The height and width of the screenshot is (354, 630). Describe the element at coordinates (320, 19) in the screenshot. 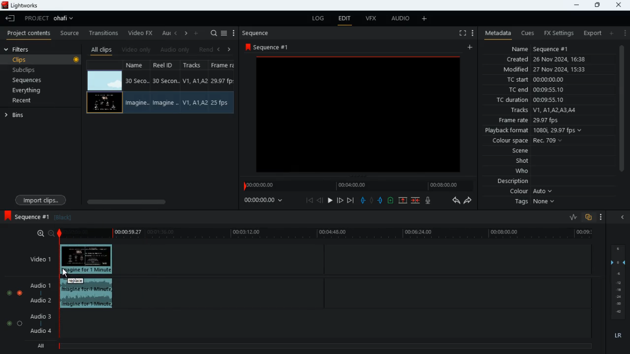

I see `log` at that location.